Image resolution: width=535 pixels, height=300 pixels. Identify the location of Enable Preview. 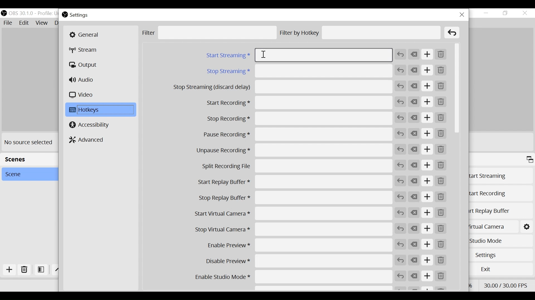
(293, 245).